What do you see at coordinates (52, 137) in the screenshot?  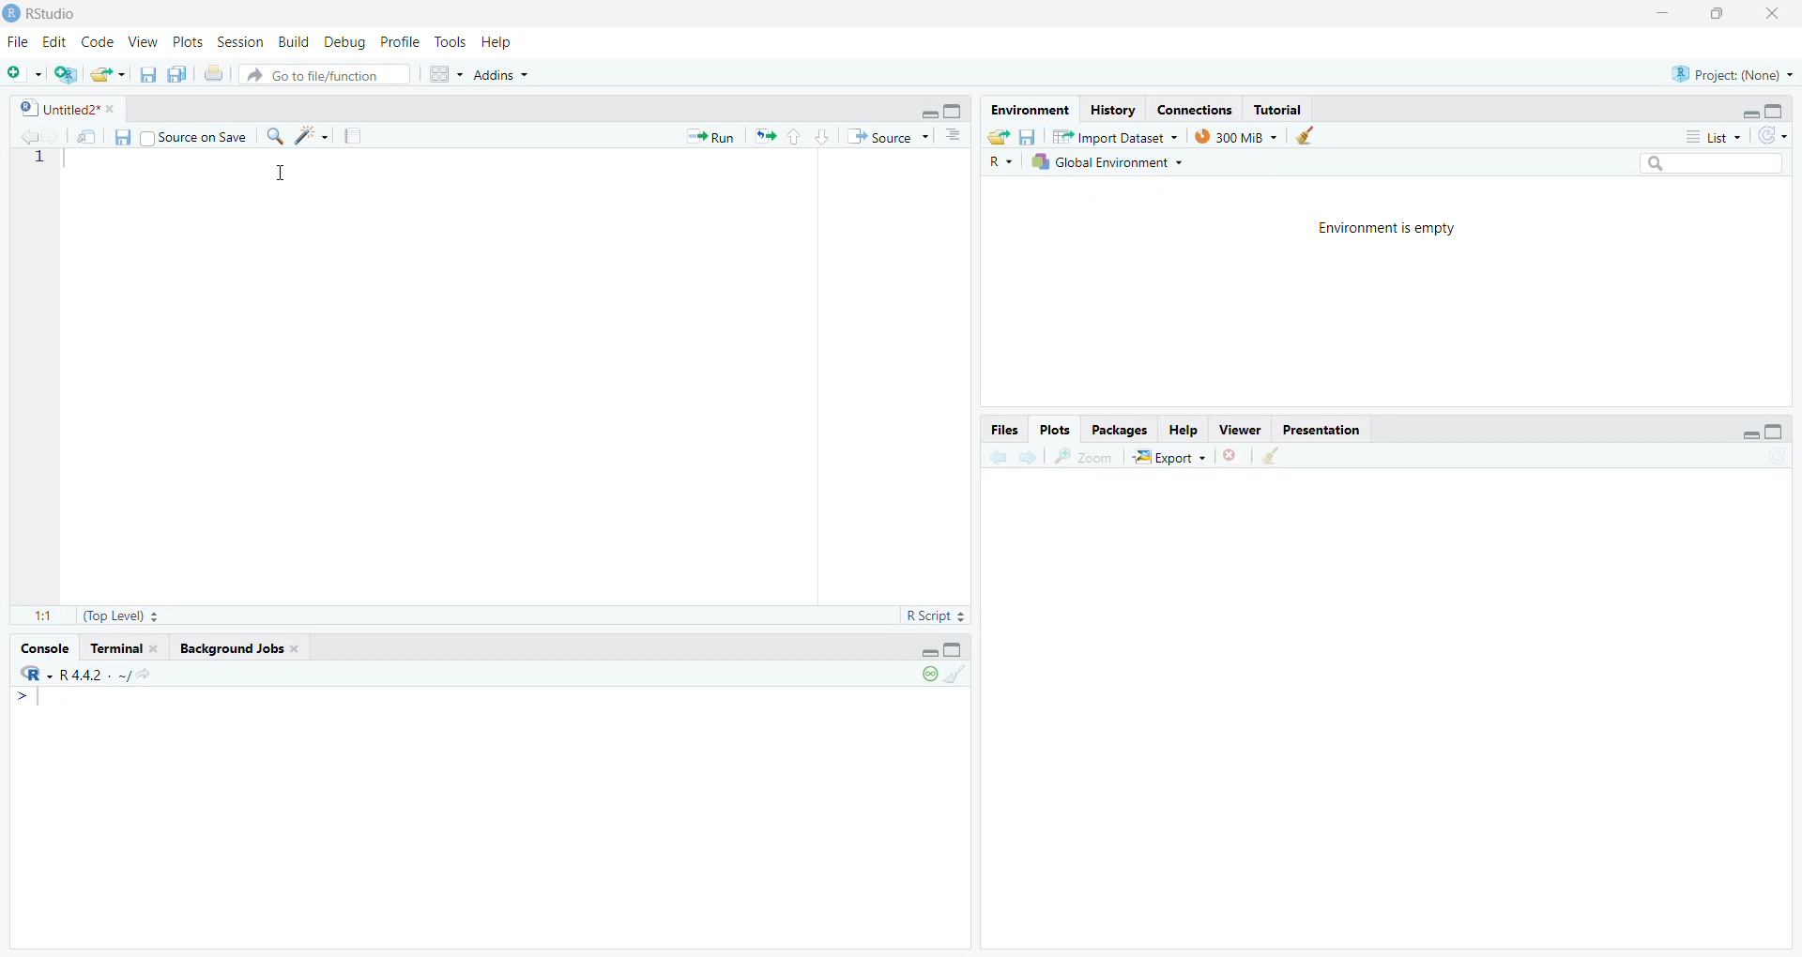 I see `go back to the next source location` at bounding box center [52, 137].